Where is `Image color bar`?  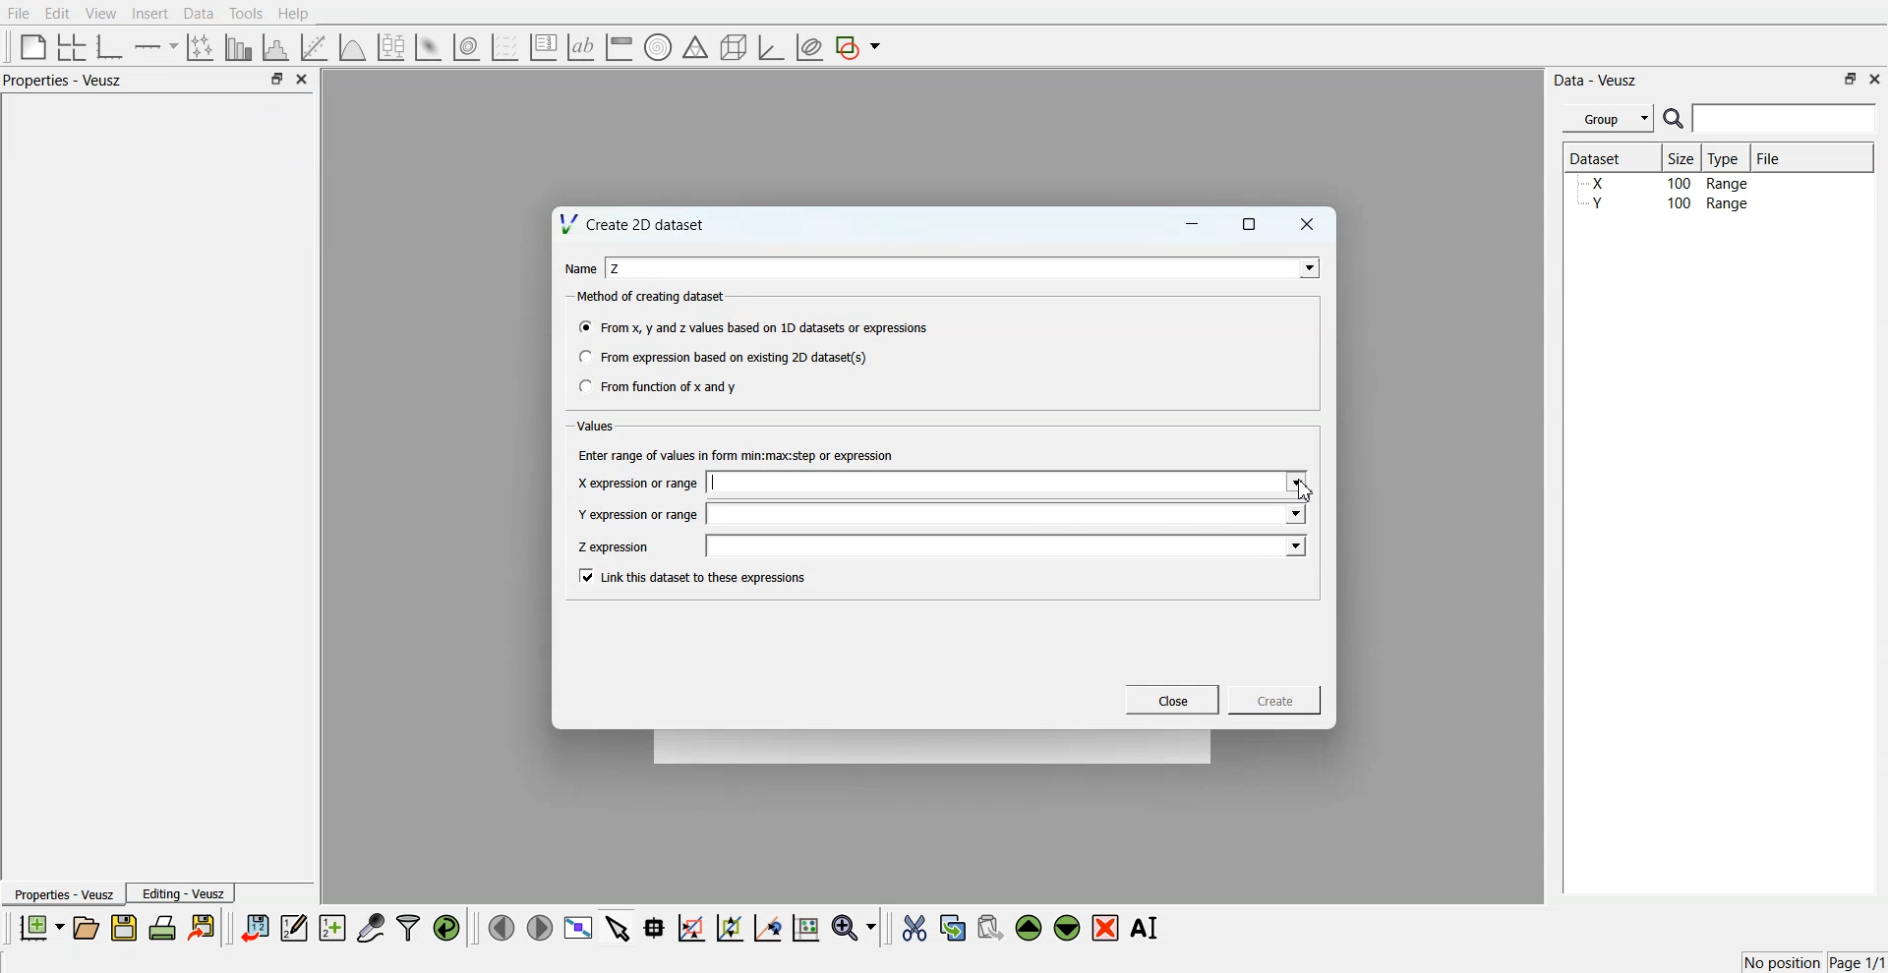
Image color bar is located at coordinates (619, 46).